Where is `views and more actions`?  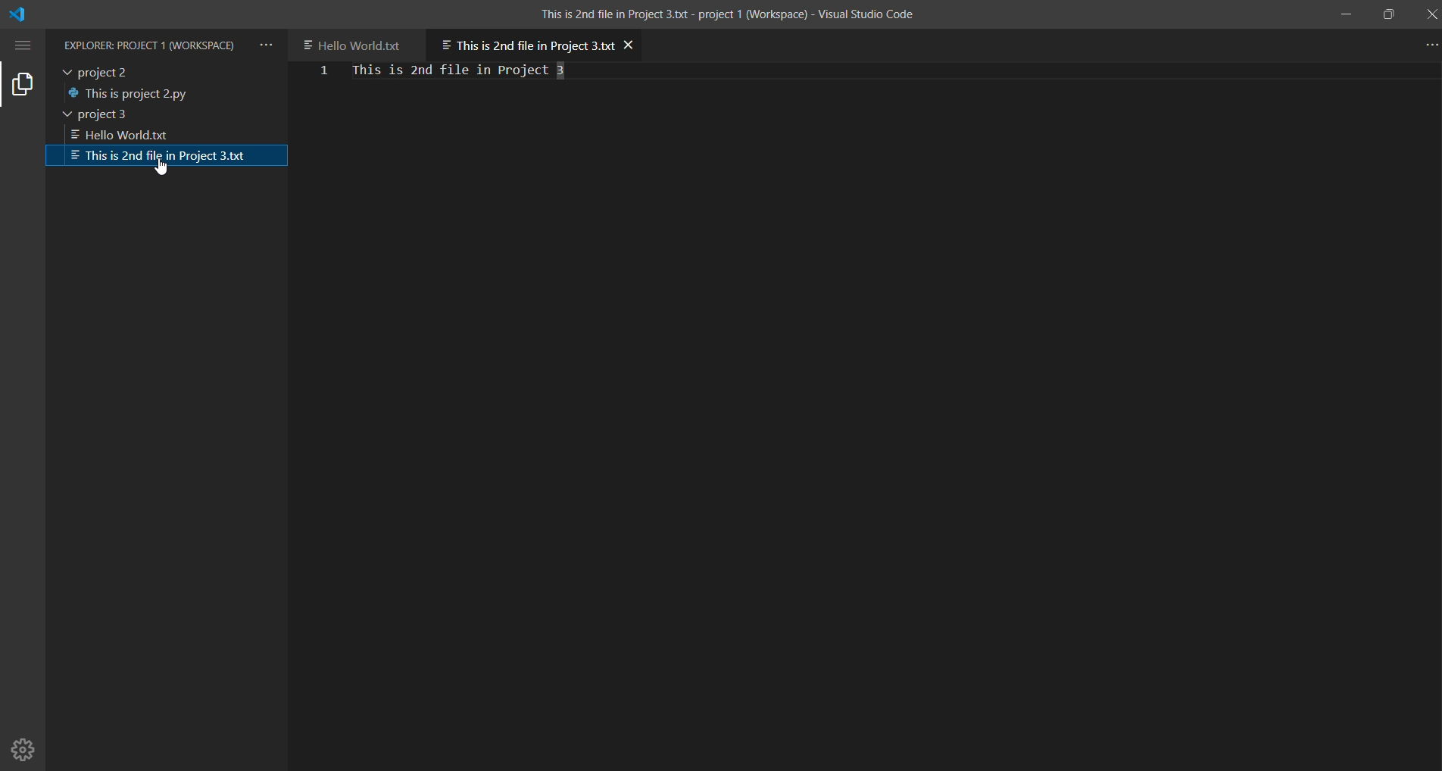 views and more actions is located at coordinates (266, 45).